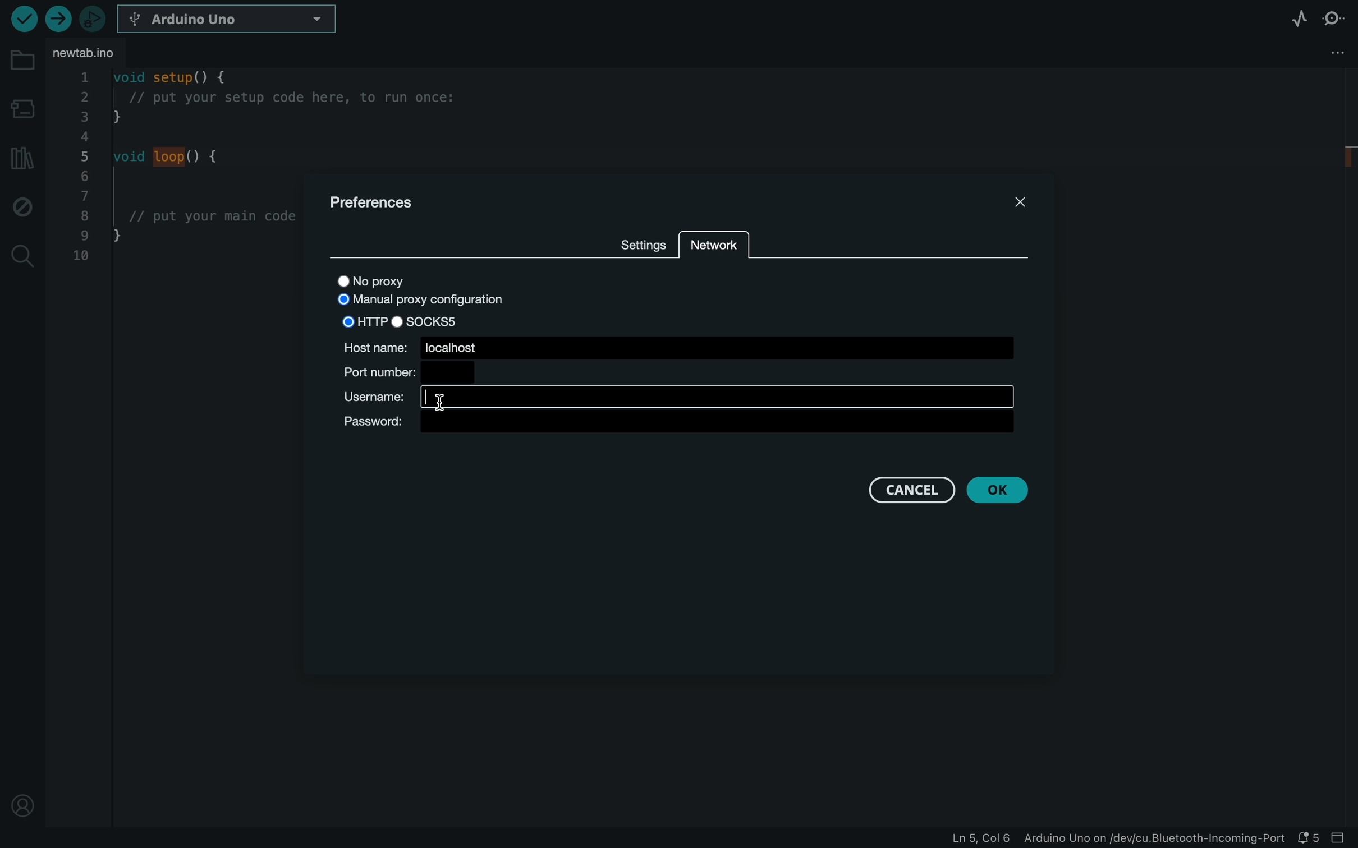  I want to click on folder, so click(23, 61).